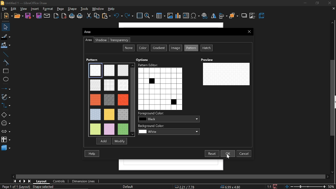 The image size is (336, 189). What do you see at coordinates (19, 181) in the screenshot?
I see `previous page` at bounding box center [19, 181].